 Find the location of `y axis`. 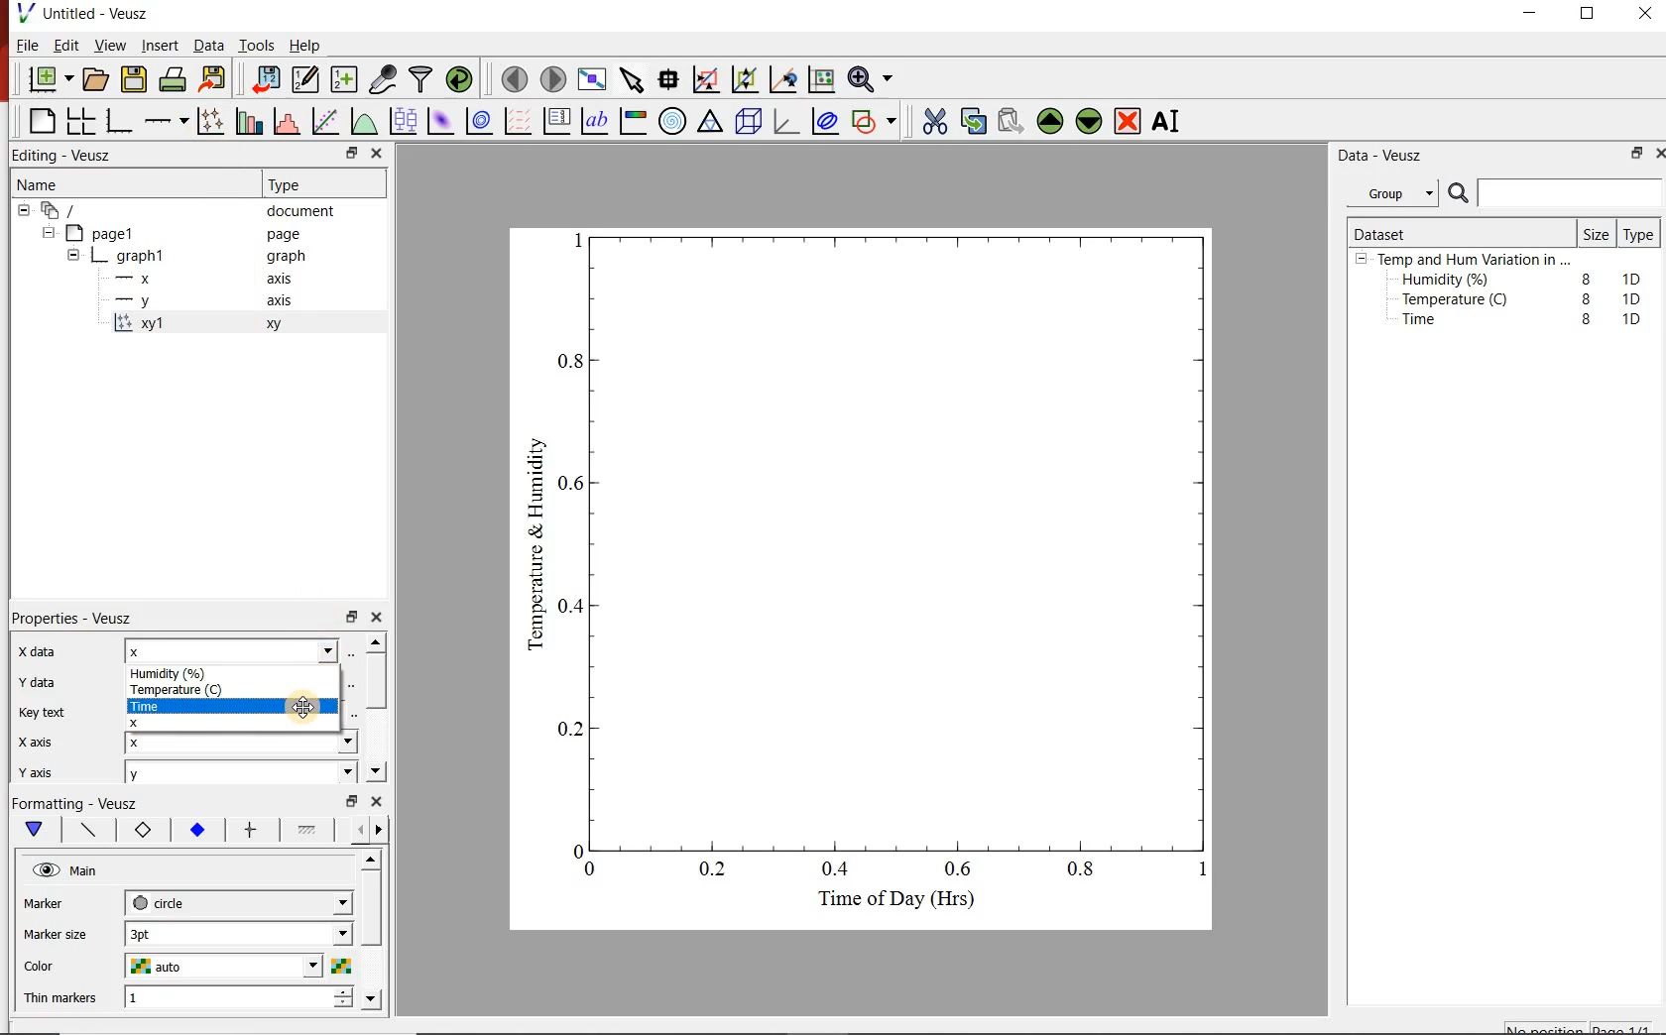

y axis is located at coordinates (50, 769).